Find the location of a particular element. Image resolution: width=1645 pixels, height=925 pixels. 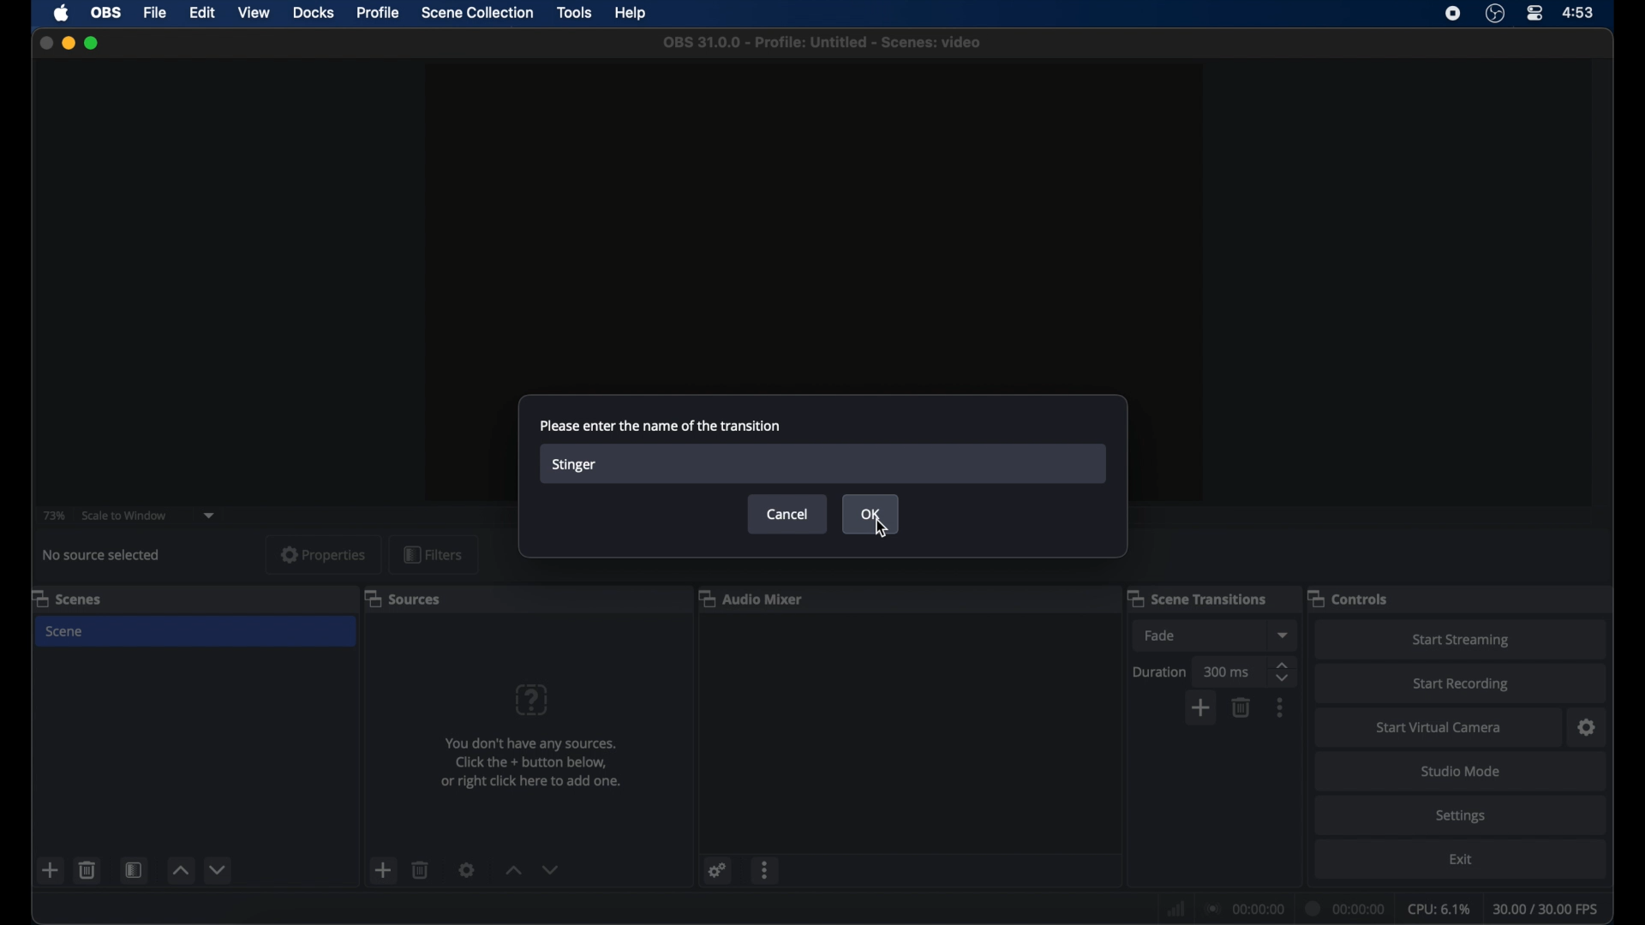

obs is located at coordinates (107, 12).